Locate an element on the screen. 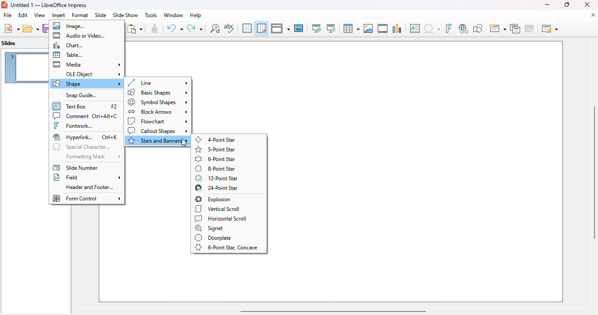  vertical scroll is located at coordinates (217, 209).